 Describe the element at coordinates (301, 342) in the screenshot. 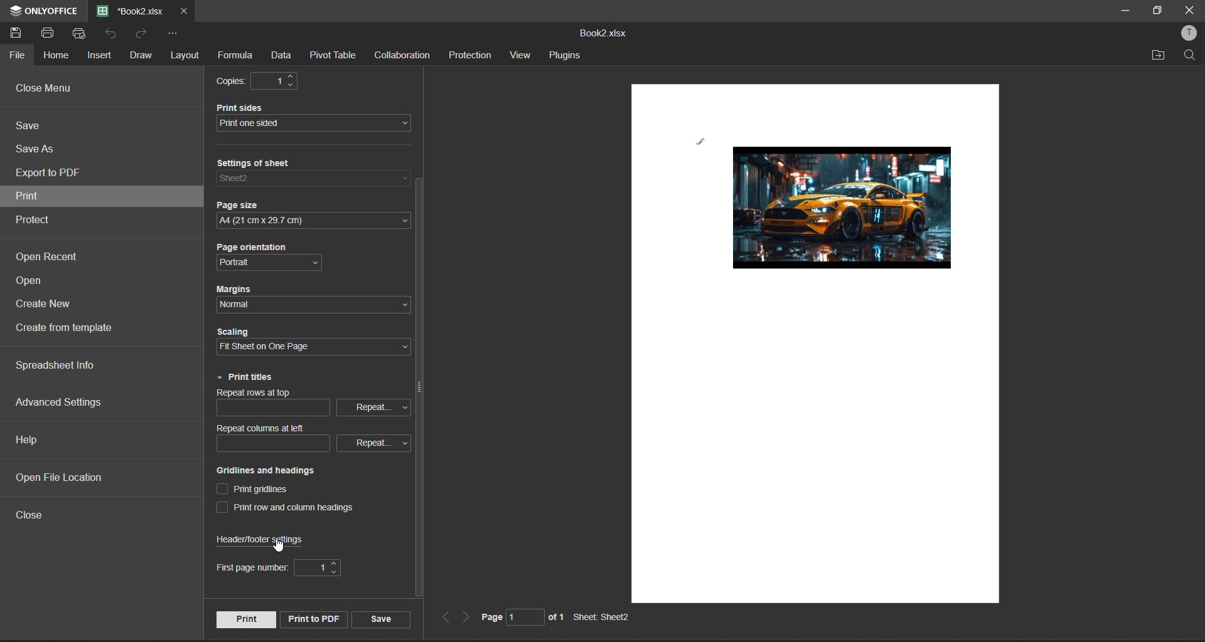

I see `scaling` at that location.